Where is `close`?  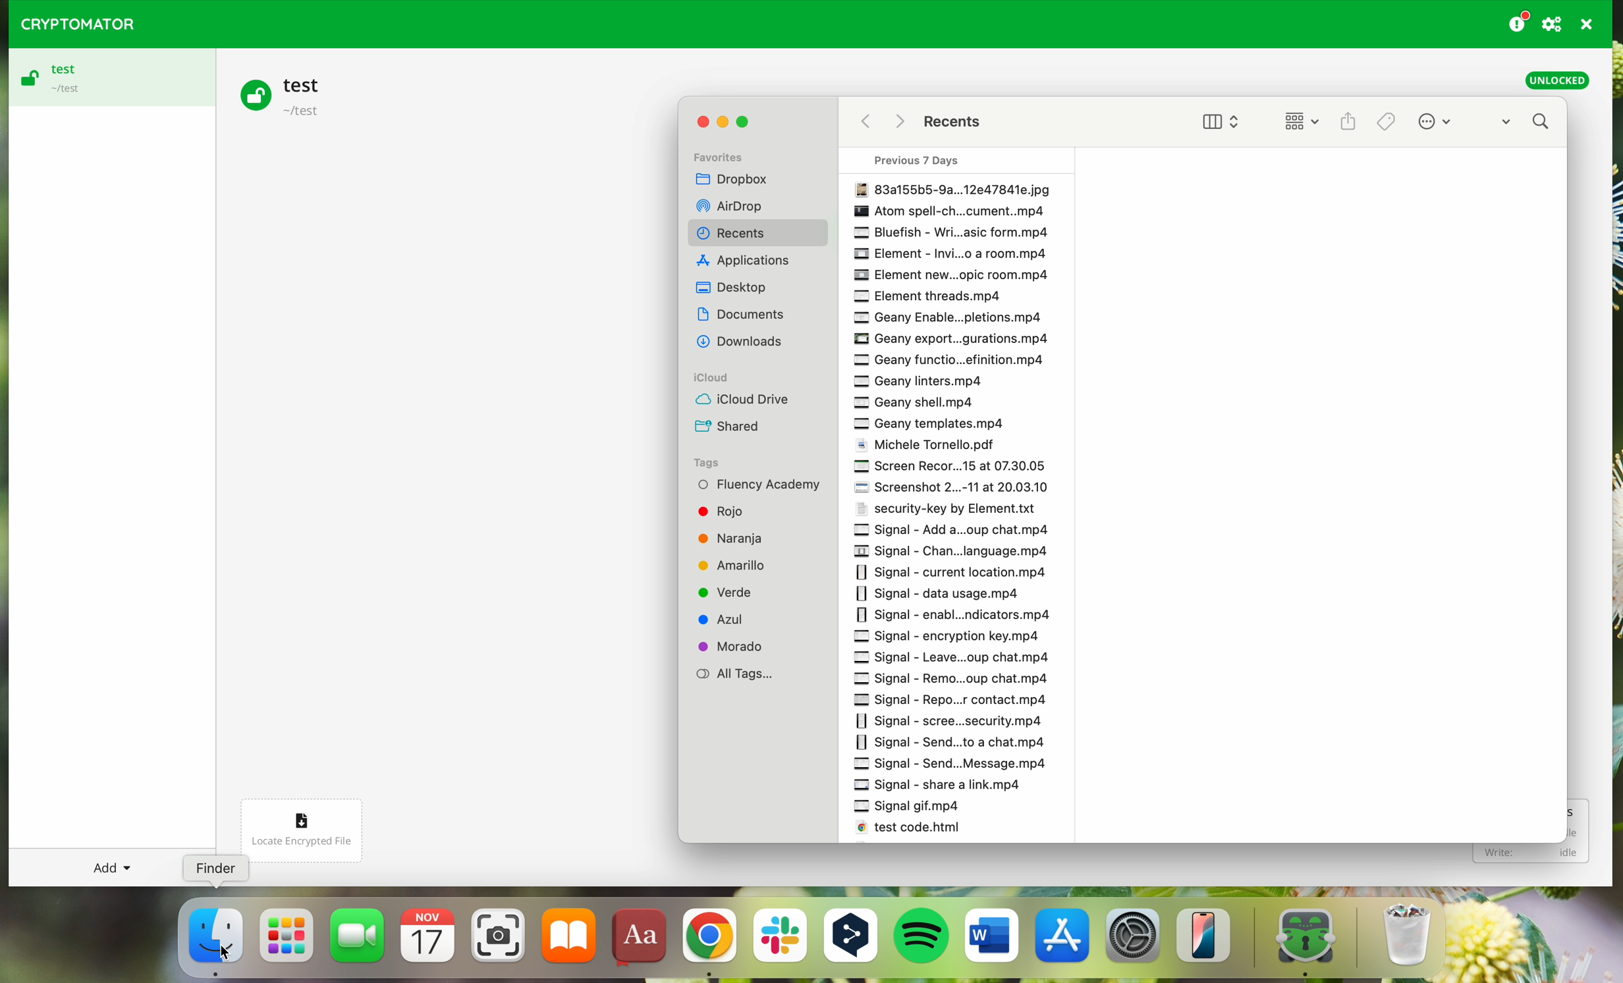
close is located at coordinates (698, 124).